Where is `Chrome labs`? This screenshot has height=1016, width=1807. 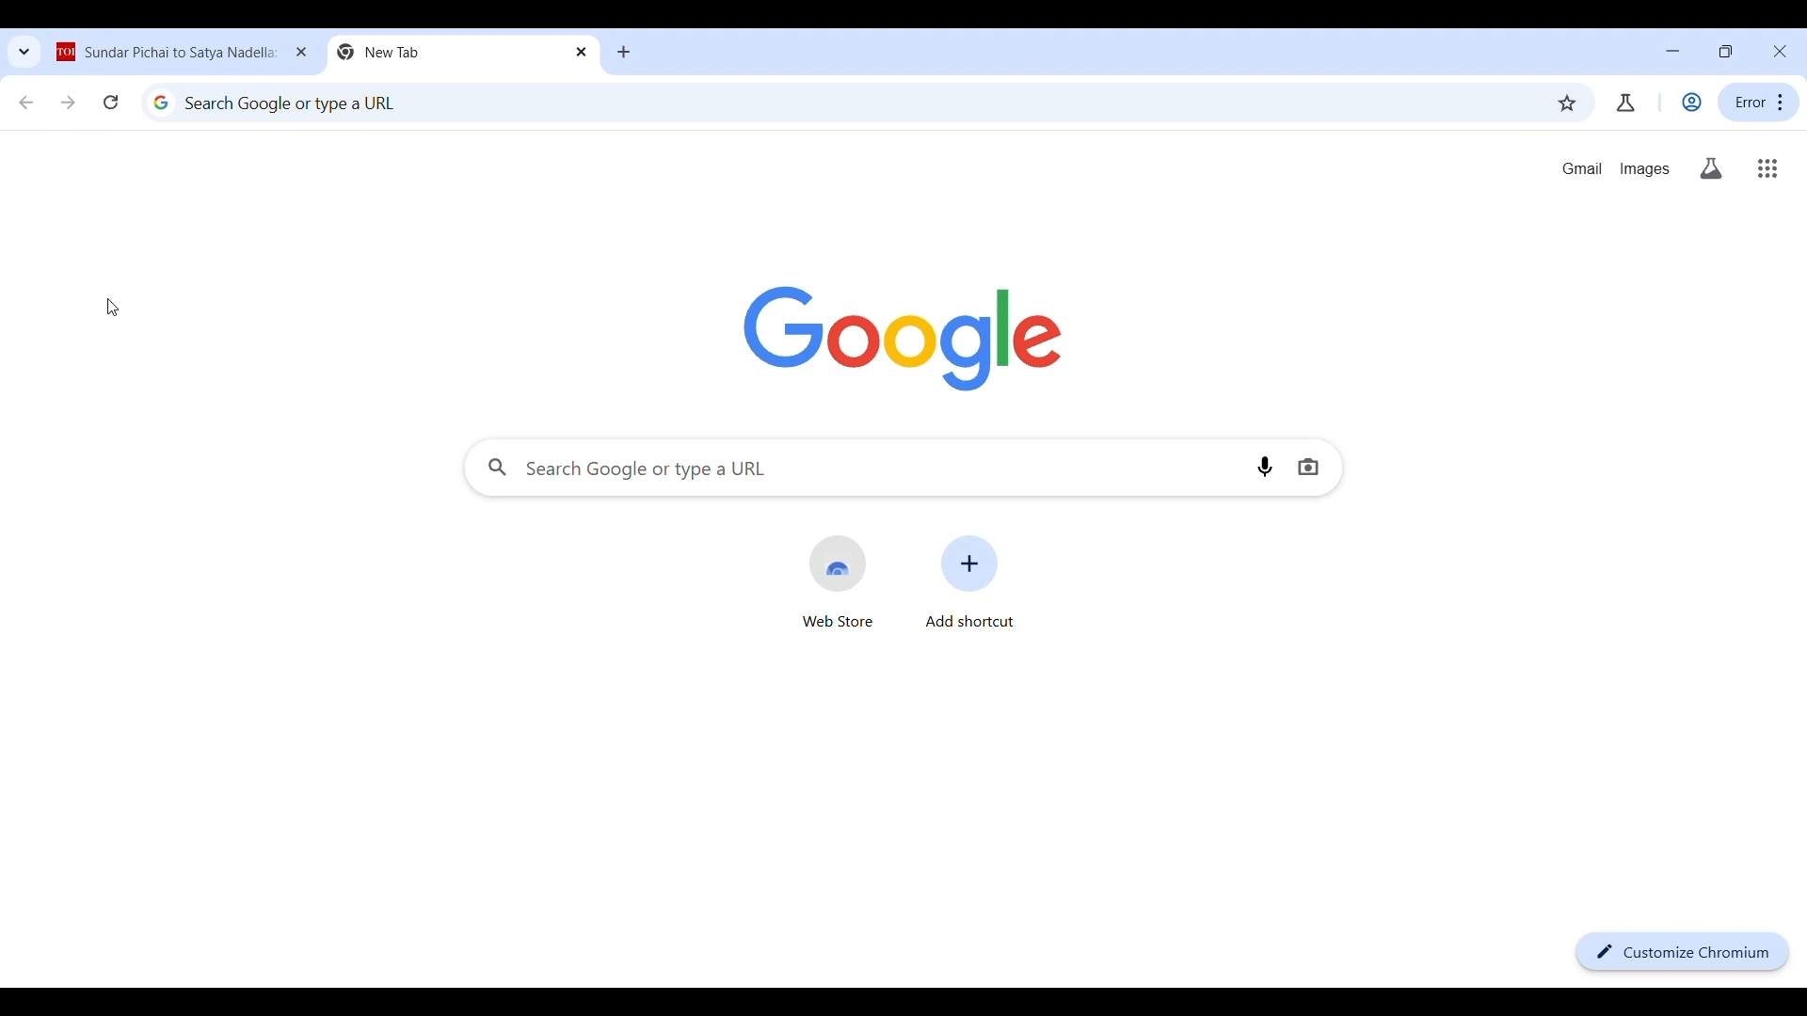 Chrome labs is located at coordinates (1625, 103).